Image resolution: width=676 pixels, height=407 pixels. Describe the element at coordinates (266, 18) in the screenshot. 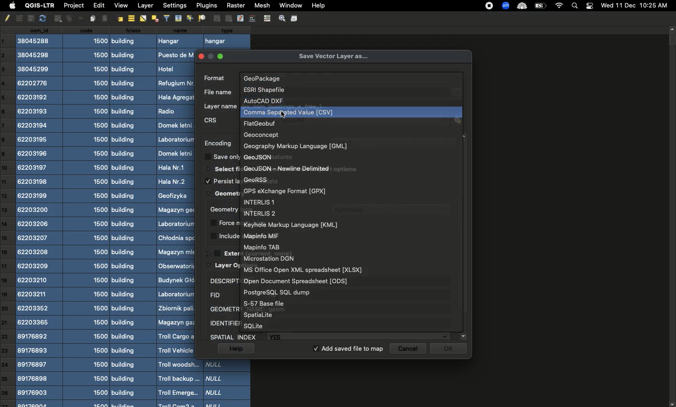

I see `control bar` at that location.